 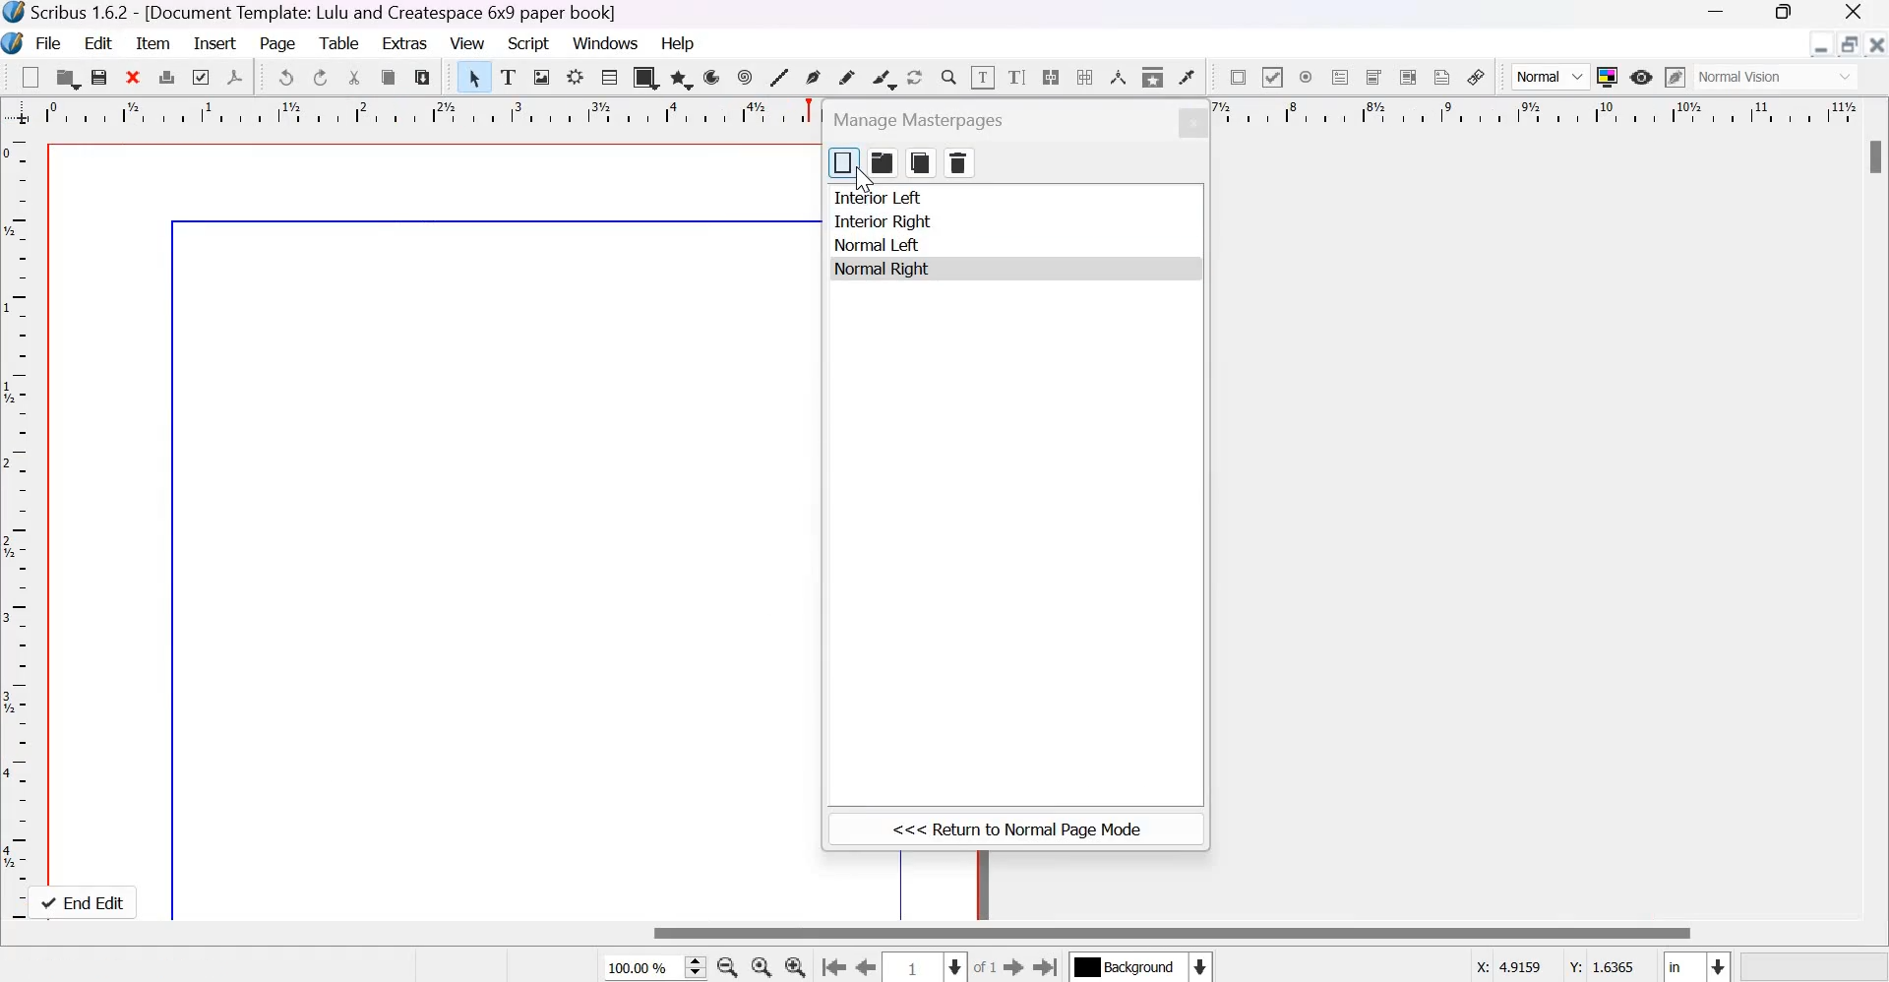 What do you see at coordinates (925, 119) in the screenshot?
I see `manage masterpages` at bounding box center [925, 119].